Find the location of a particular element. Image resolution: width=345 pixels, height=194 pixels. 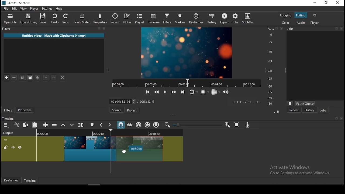

snap is located at coordinates (122, 125).